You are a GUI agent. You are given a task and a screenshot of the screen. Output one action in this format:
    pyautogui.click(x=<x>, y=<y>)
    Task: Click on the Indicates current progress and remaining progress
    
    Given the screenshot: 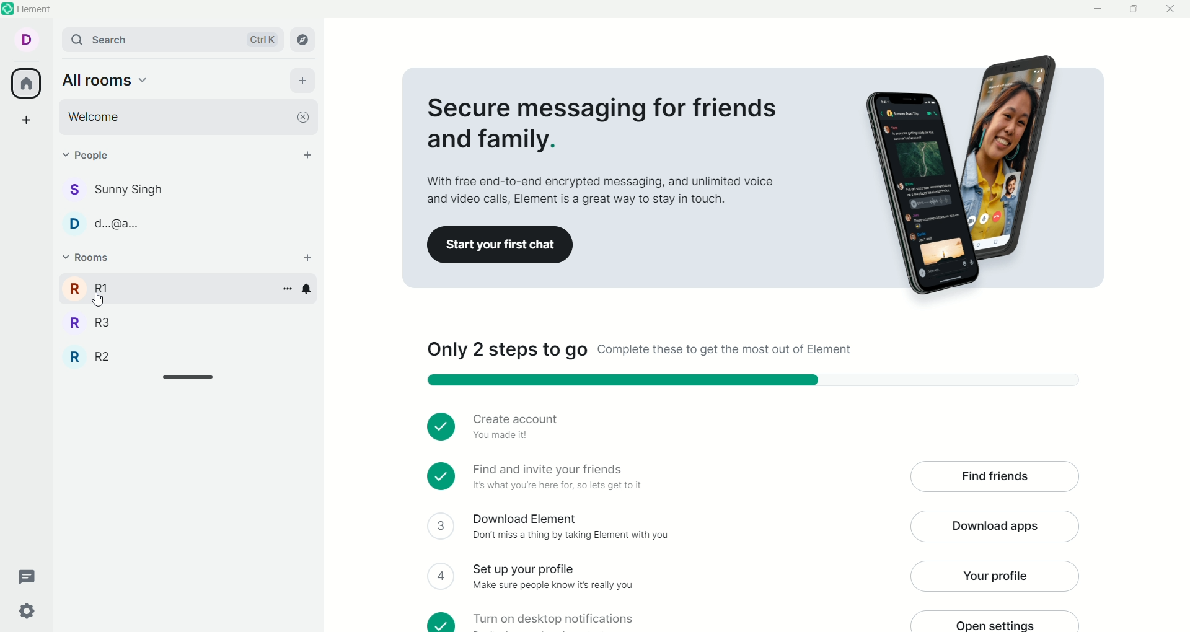 What is the action you would take?
    pyautogui.click(x=754, y=380)
    